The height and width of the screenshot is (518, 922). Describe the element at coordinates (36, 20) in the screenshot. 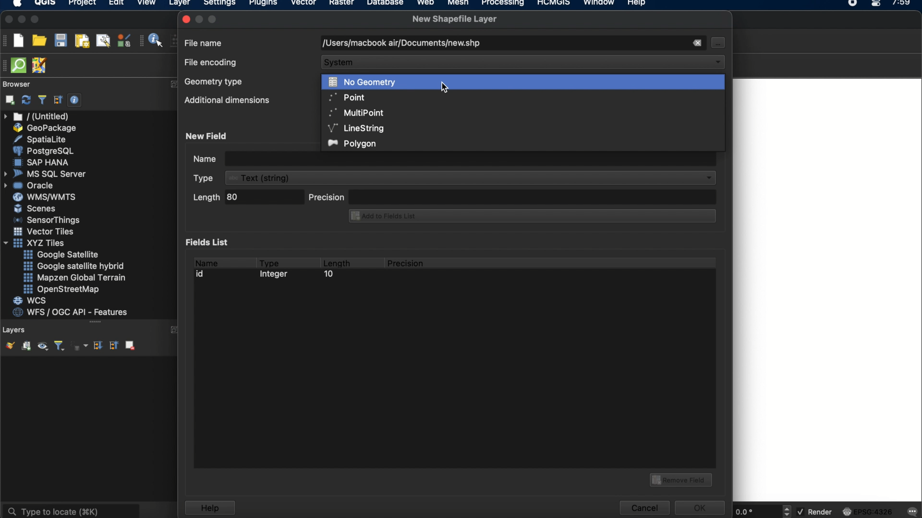

I see `maximize` at that location.